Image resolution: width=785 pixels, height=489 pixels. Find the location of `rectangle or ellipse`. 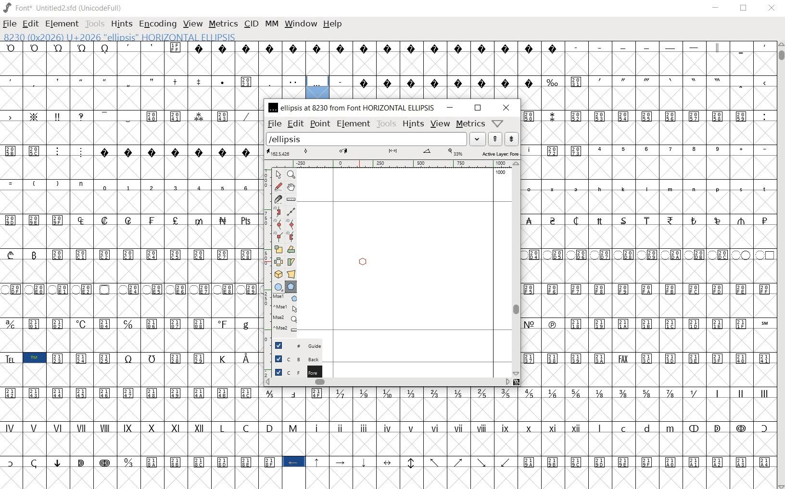

rectangle or ellipse is located at coordinates (277, 286).